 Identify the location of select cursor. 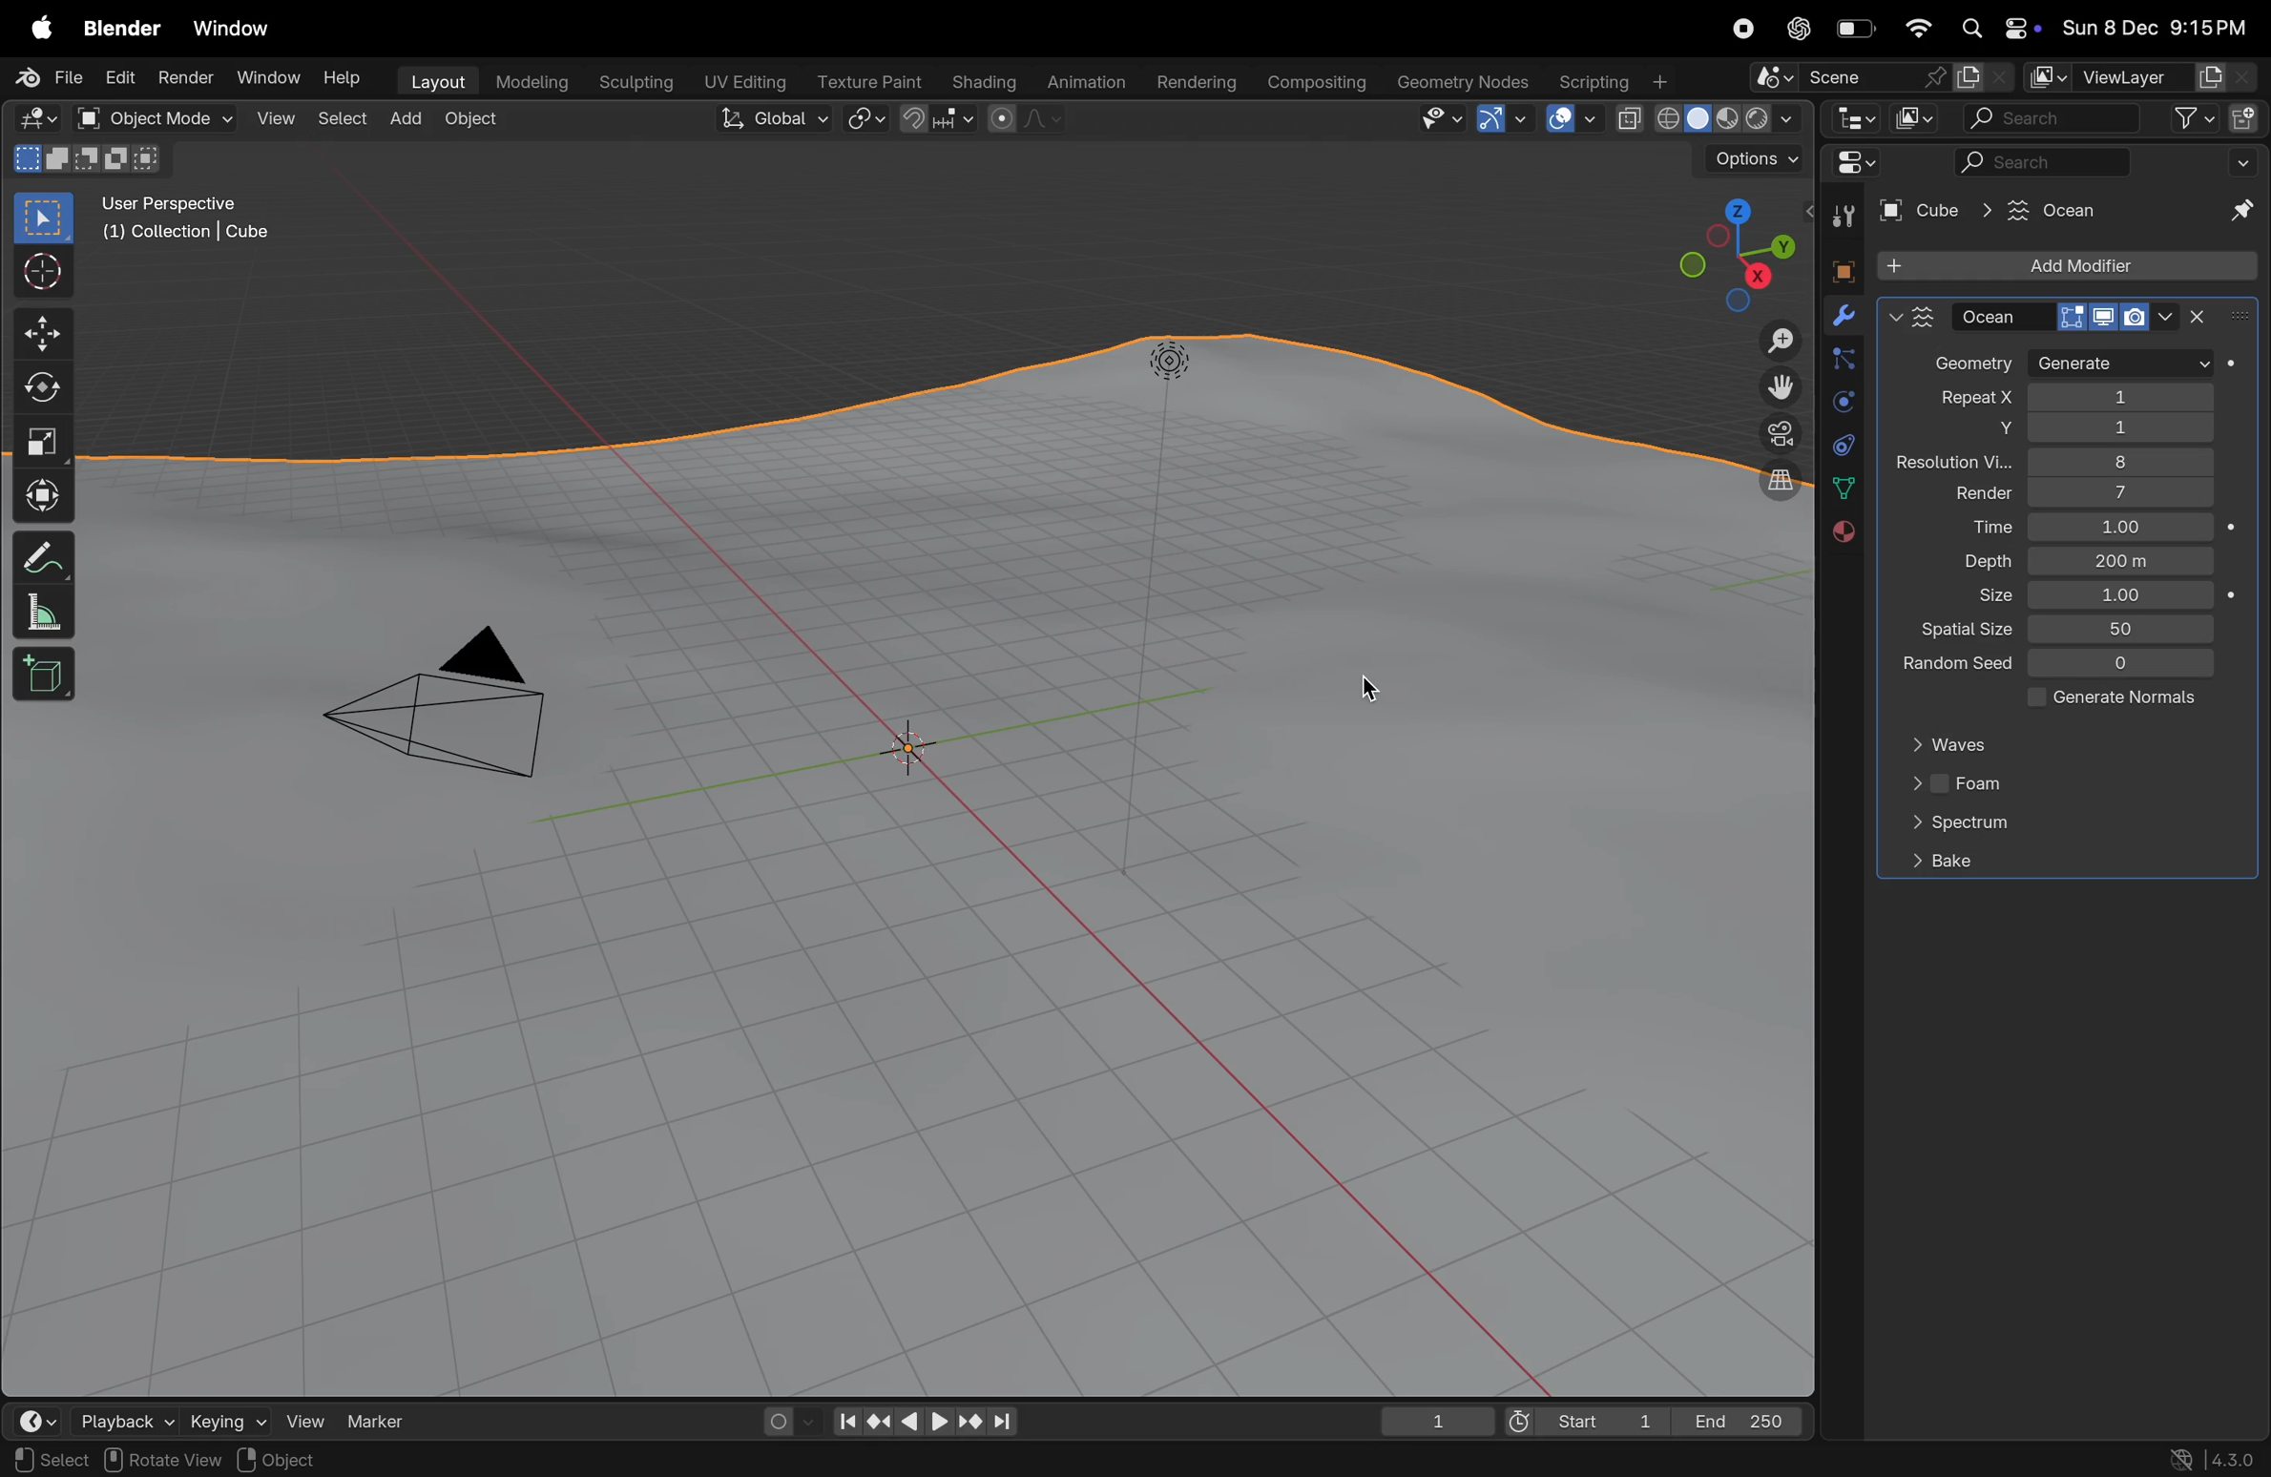
(43, 276).